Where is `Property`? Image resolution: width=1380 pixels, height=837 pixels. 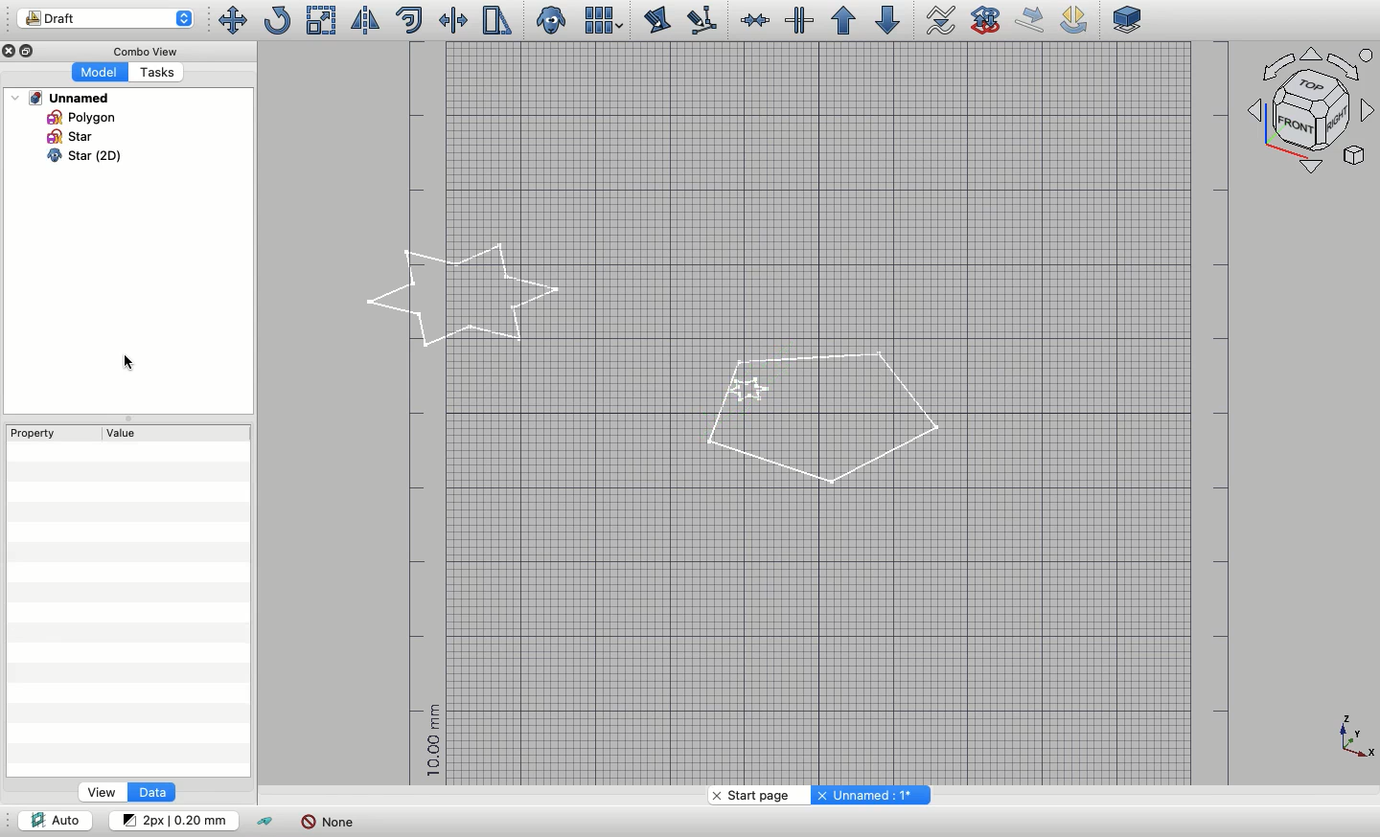 Property is located at coordinates (34, 433).